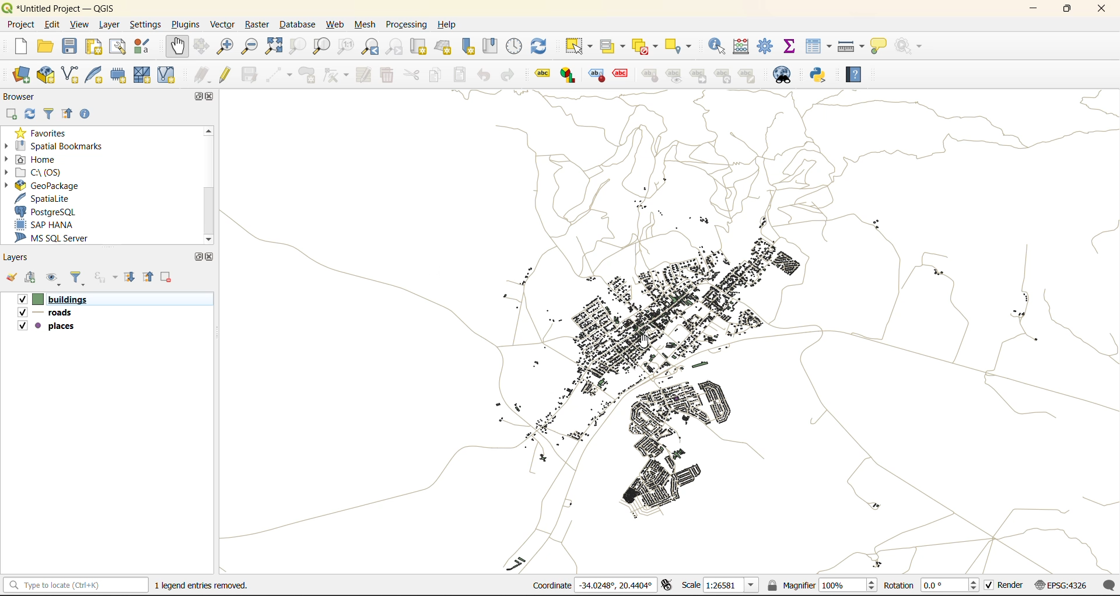 This screenshot has width=1120, height=596. Describe the element at coordinates (624, 73) in the screenshot. I see `Effect` at that location.